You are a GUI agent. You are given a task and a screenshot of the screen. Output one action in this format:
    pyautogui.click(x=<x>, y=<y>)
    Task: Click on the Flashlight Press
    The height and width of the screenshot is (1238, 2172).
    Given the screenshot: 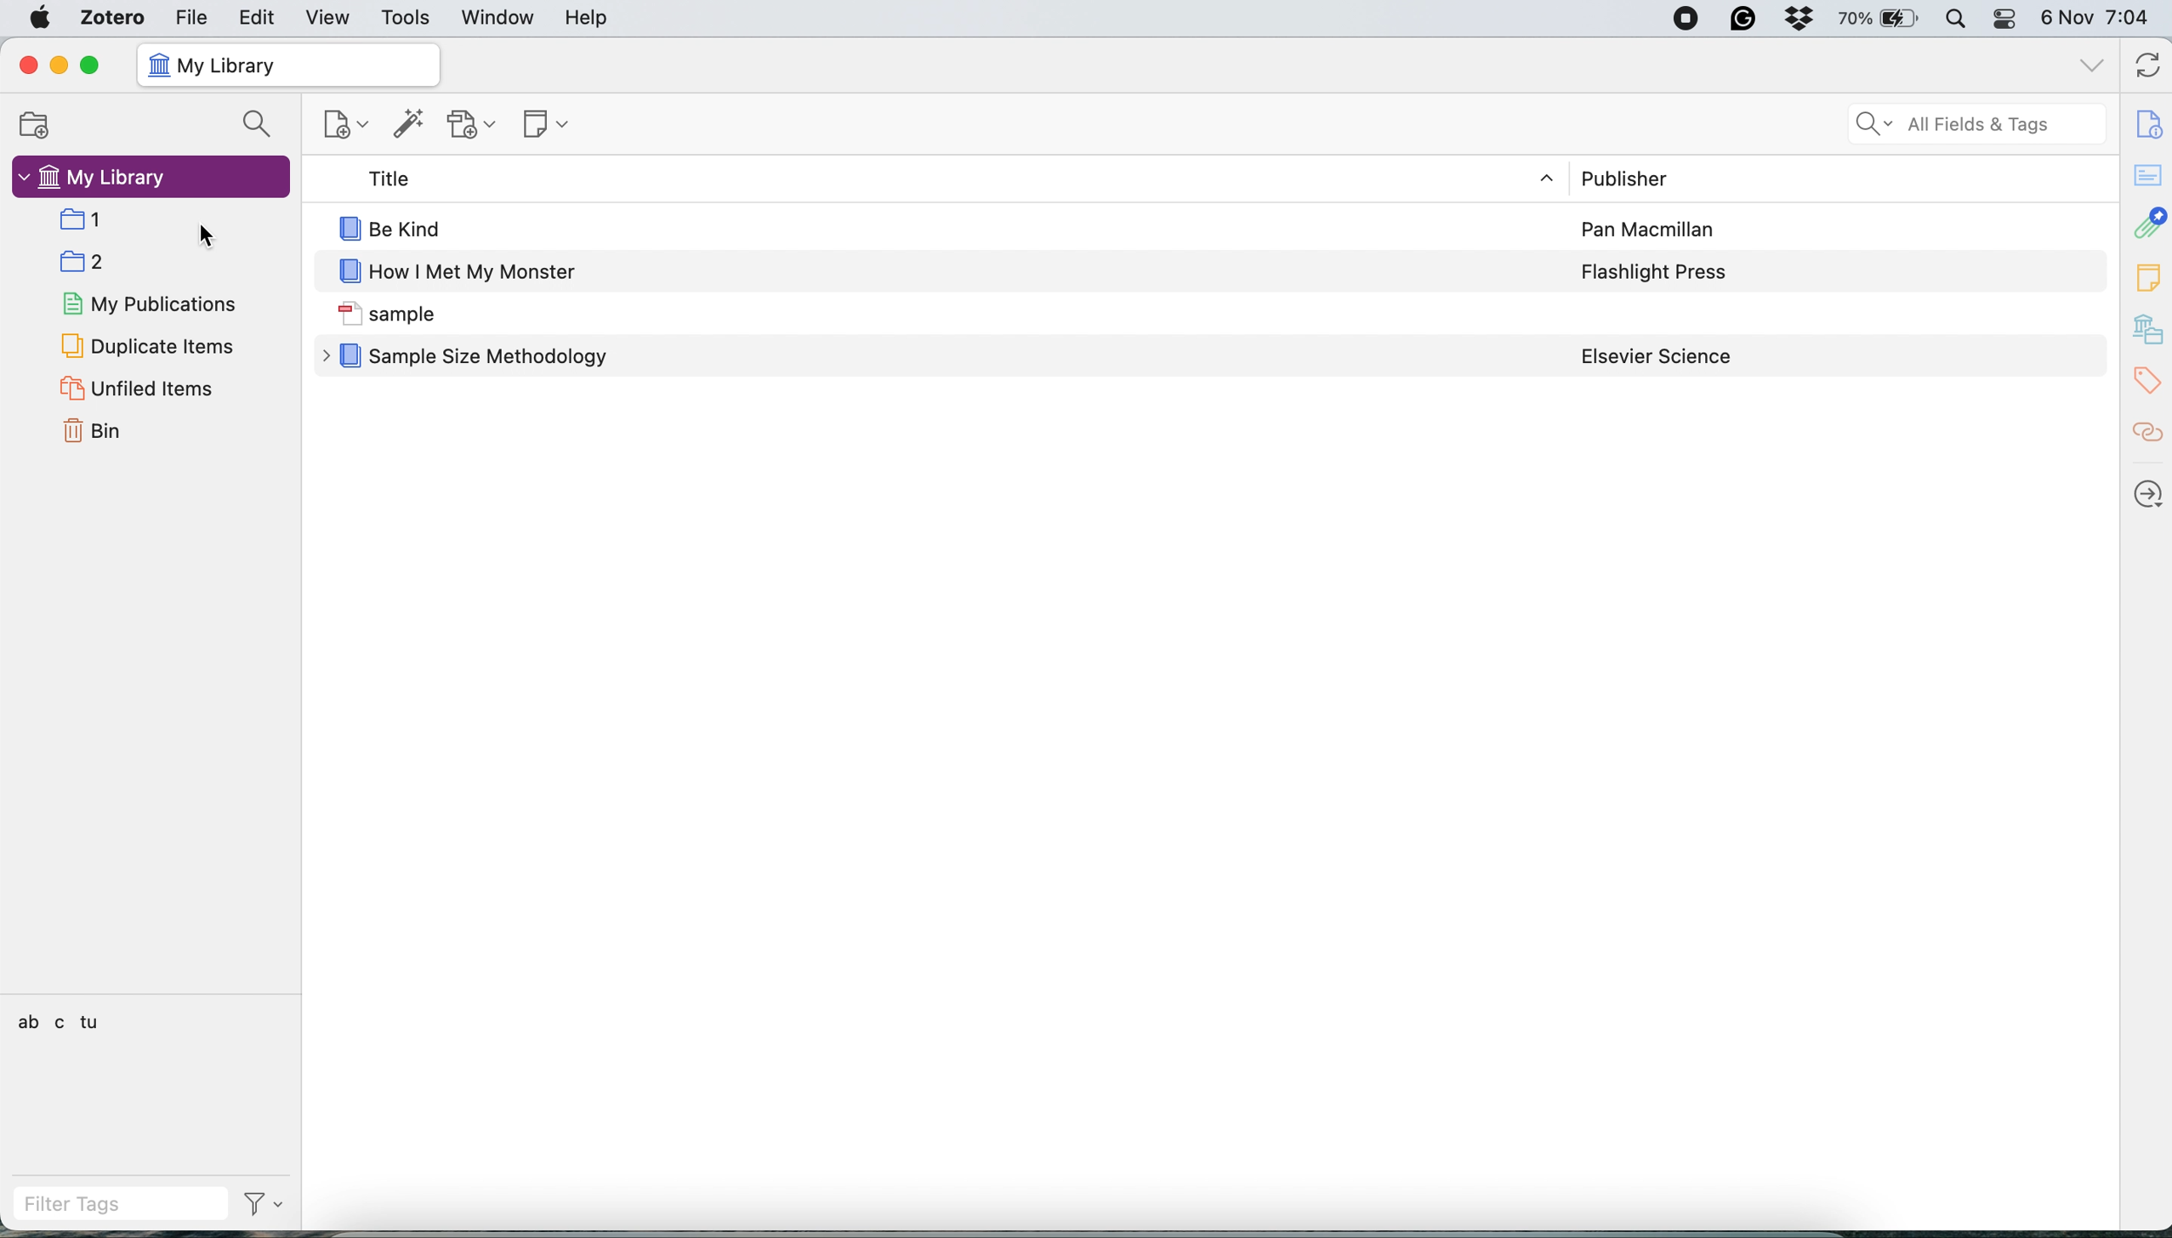 What is the action you would take?
    pyautogui.click(x=1657, y=272)
    